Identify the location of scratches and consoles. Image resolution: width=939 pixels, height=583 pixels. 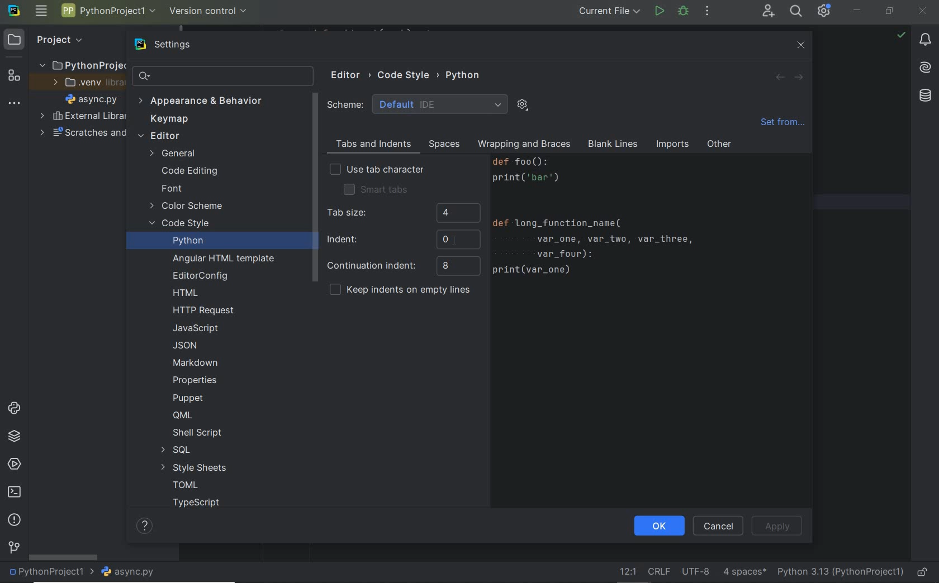
(78, 133).